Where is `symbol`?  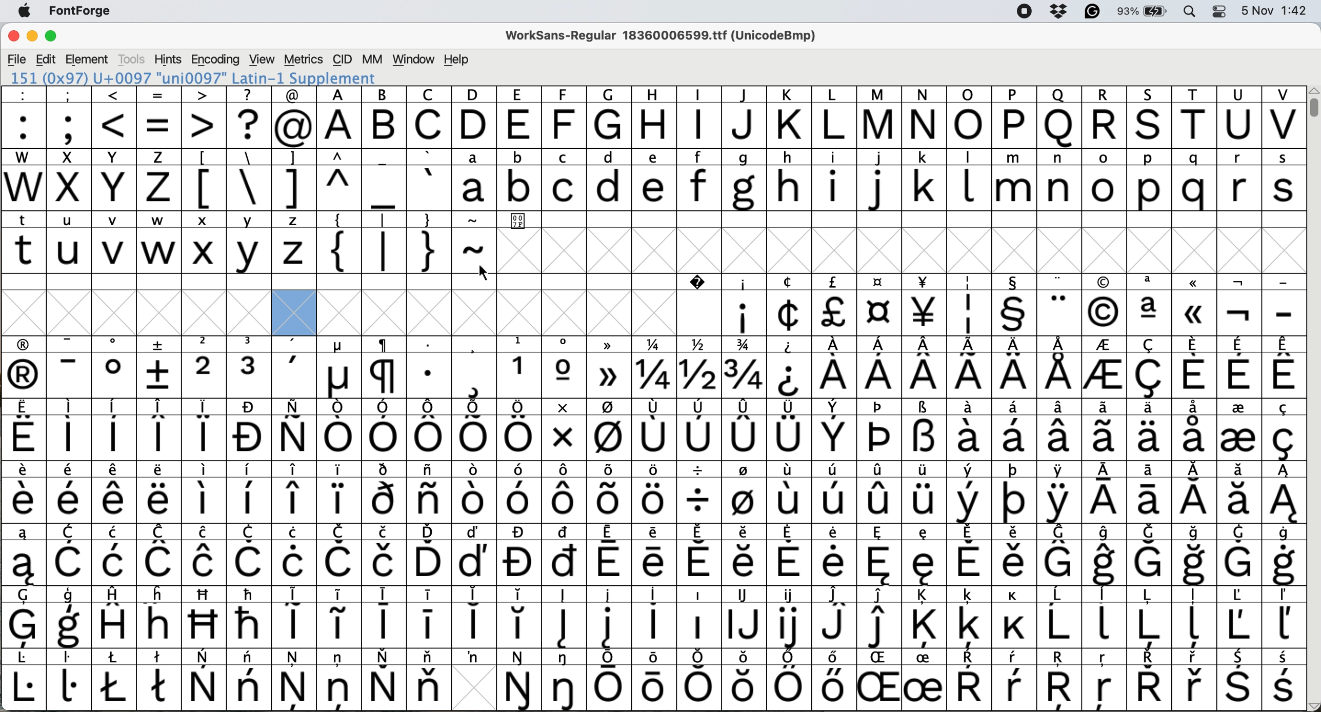
symbol is located at coordinates (114, 367).